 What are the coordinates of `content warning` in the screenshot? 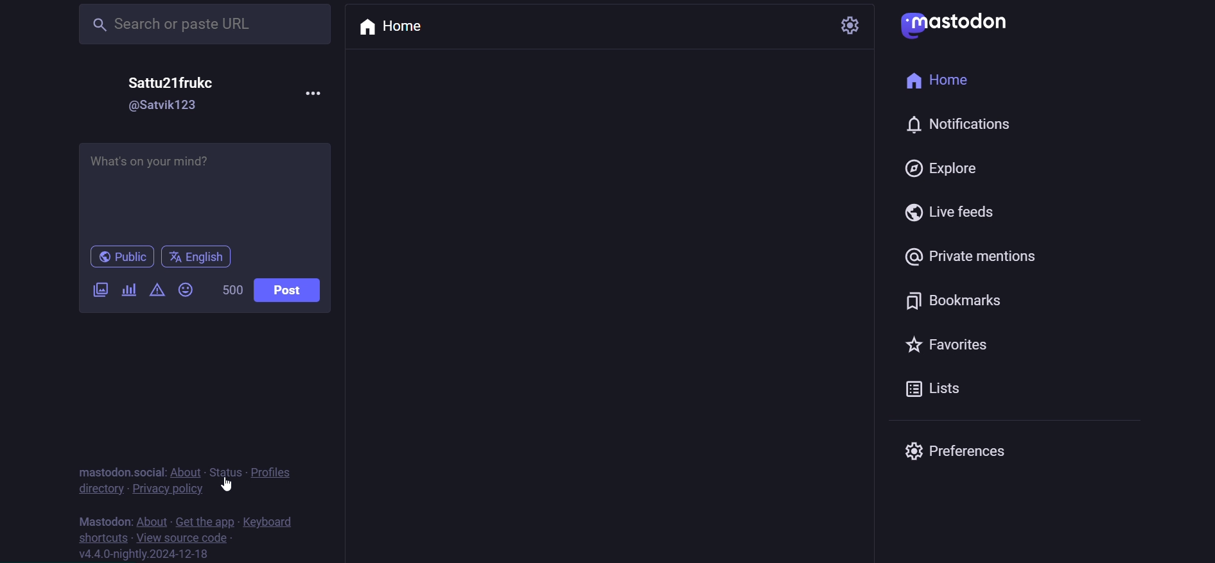 It's located at (157, 290).